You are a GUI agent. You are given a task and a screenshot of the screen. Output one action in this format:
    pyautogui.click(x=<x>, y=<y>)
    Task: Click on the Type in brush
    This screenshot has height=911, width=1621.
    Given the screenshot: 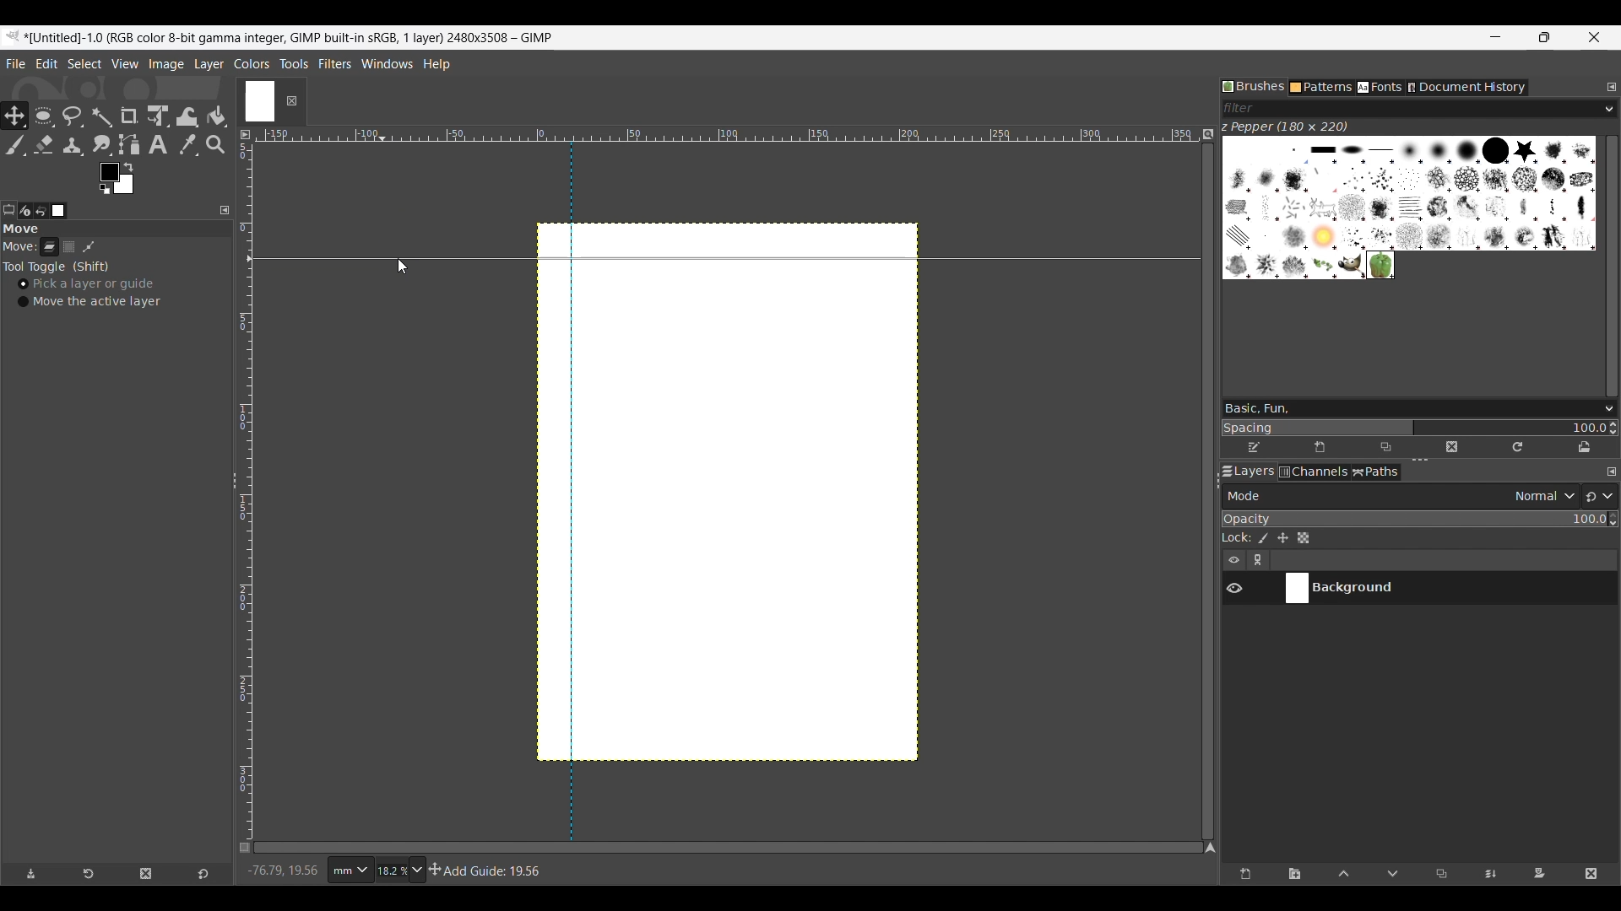 What is the action you would take?
    pyautogui.click(x=1405, y=408)
    